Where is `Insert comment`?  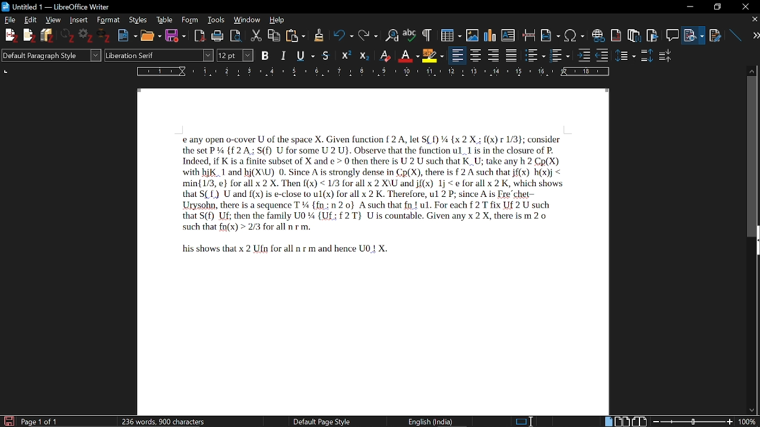
Insert comment is located at coordinates (672, 33).